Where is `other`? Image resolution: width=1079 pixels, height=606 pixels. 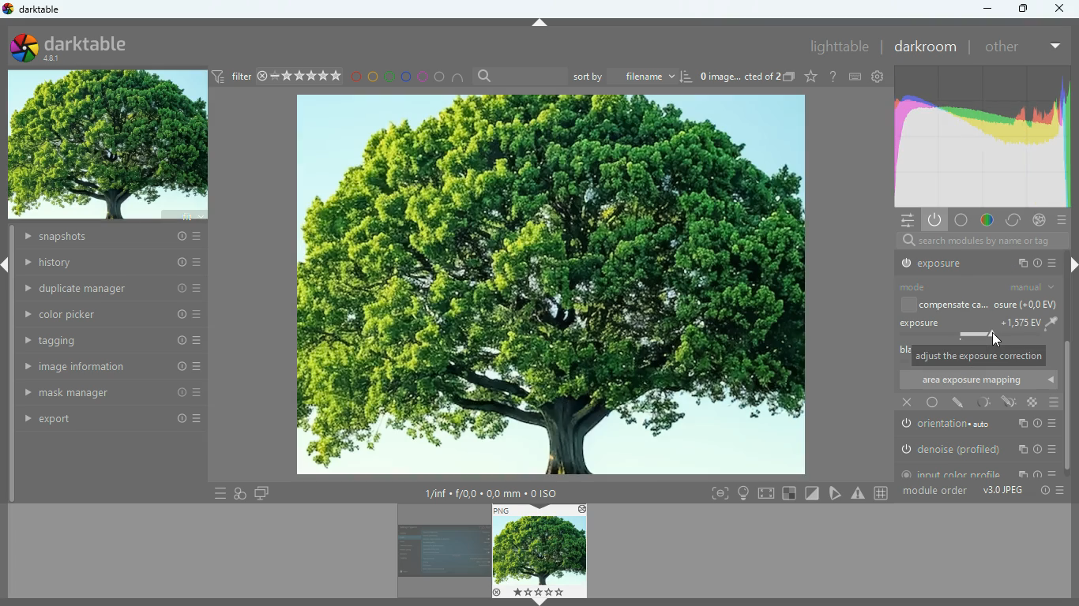 other is located at coordinates (1003, 48).